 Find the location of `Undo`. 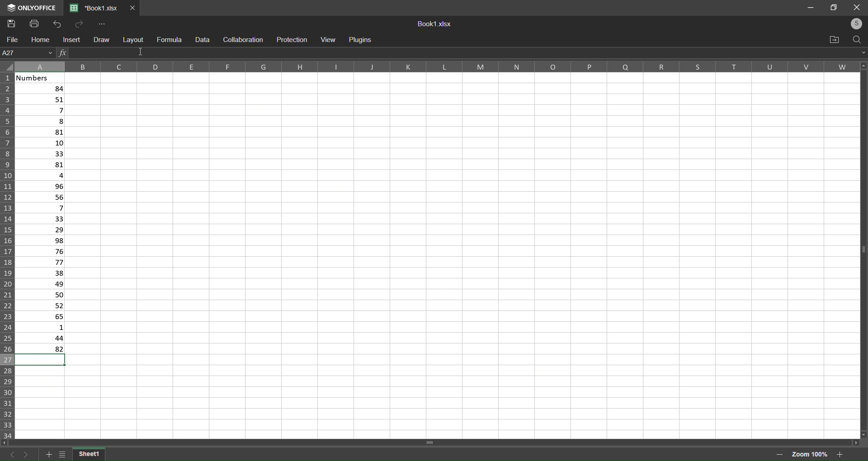

Undo is located at coordinates (56, 25).